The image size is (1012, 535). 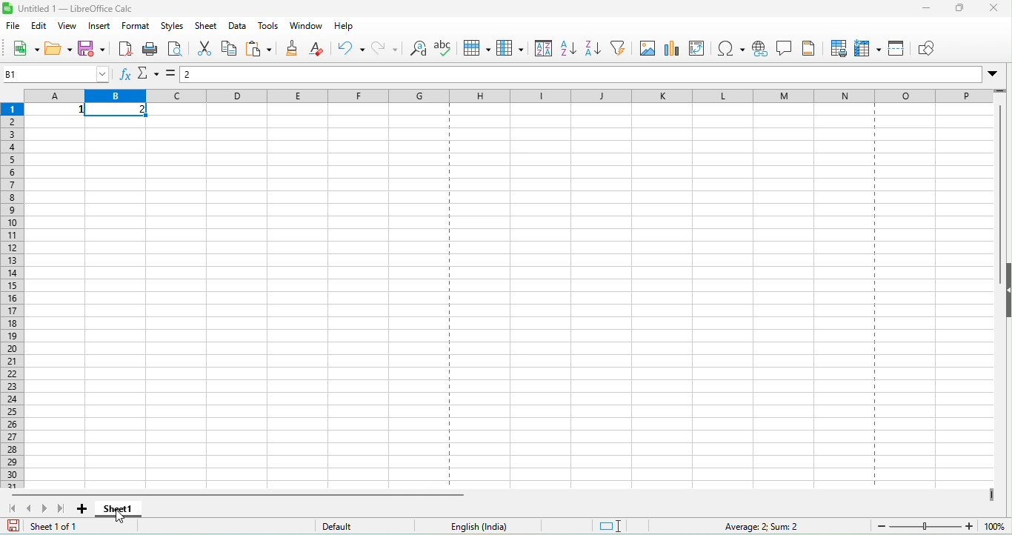 What do you see at coordinates (364, 525) in the screenshot?
I see `default` at bounding box center [364, 525].